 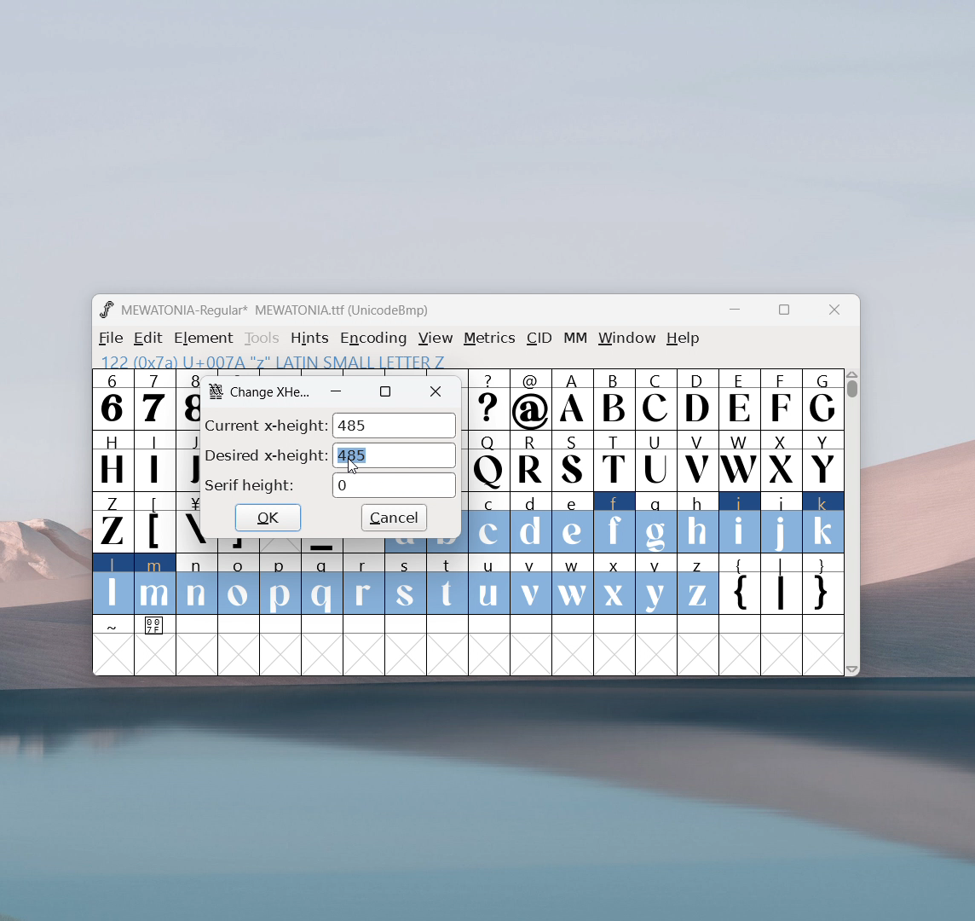 I want to click on 485, so click(x=395, y=455).